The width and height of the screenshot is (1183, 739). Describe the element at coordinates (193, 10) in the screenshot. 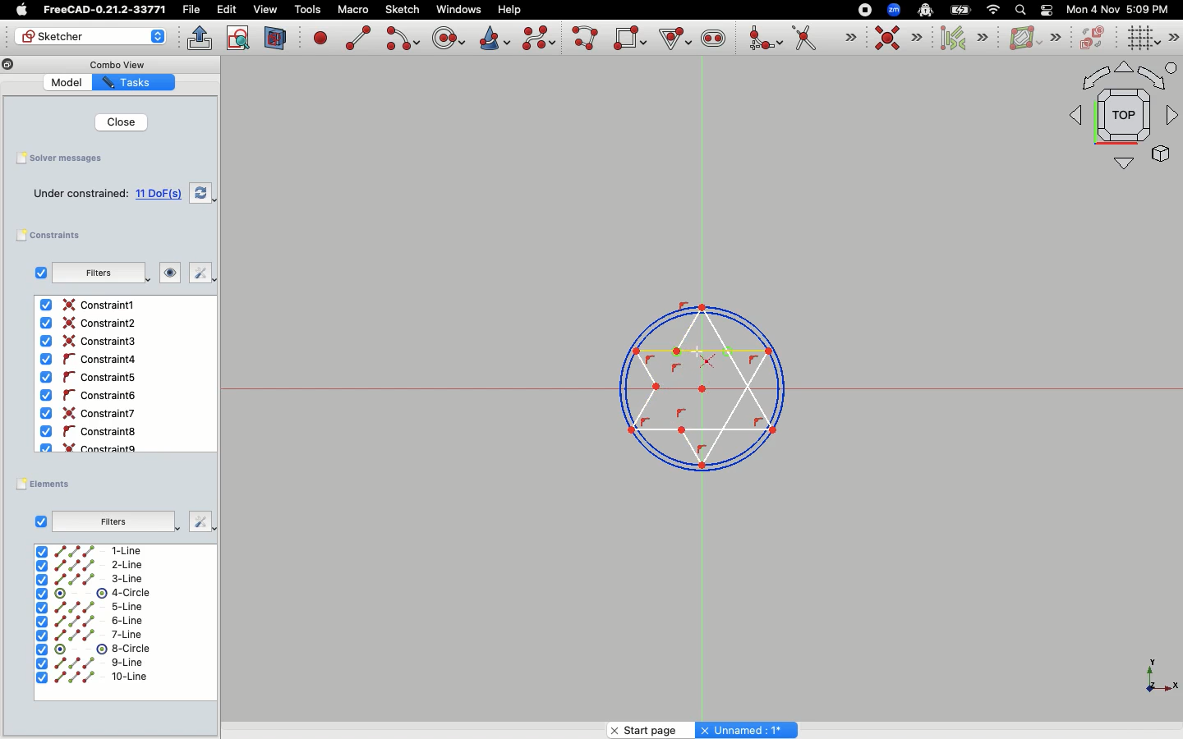

I see `File` at that location.